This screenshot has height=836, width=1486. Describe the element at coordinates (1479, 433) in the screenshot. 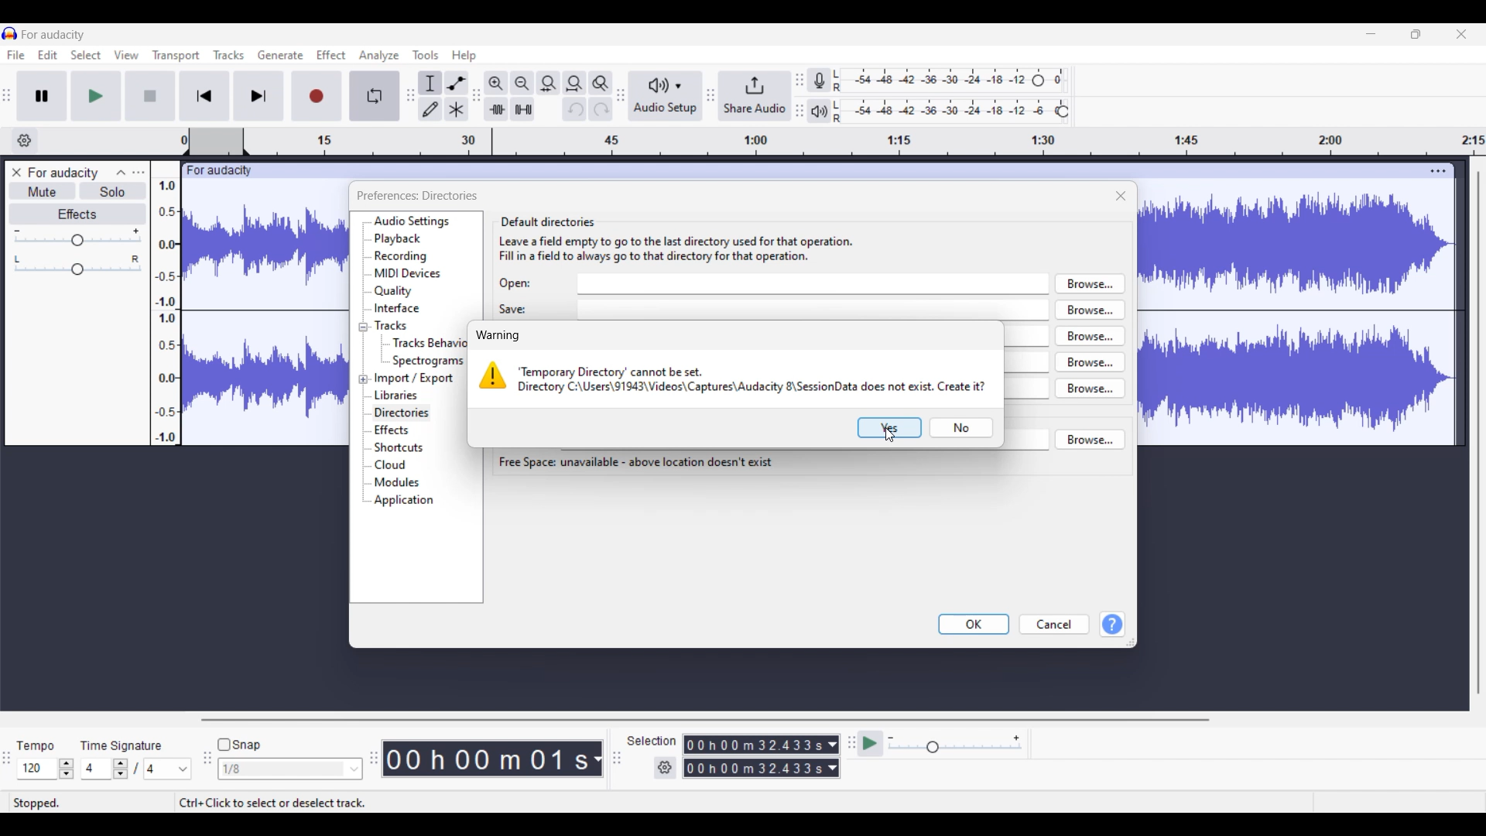

I see `Vertical scroll bar` at that location.